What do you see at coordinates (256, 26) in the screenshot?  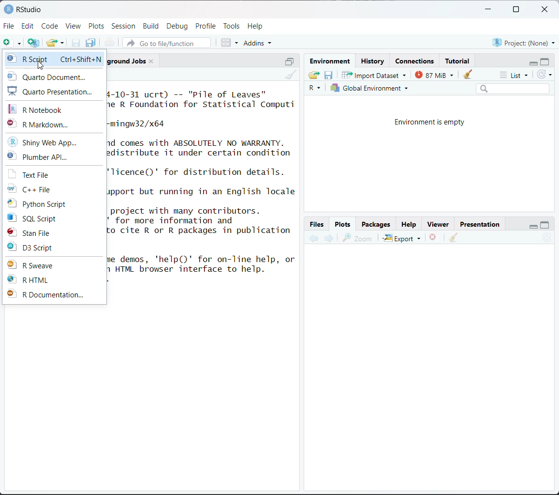 I see `Help` at bounding box center [256, 26].